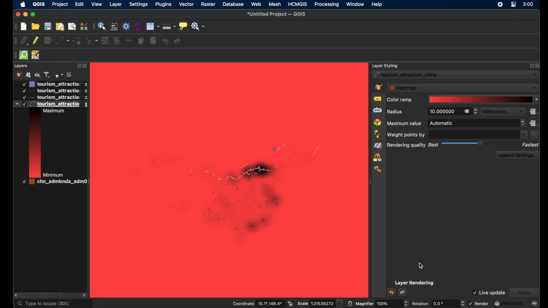 Image resolution: width=548 pixels, height=308 pixels. I want to click on HCMGIS, so click(298, 4).